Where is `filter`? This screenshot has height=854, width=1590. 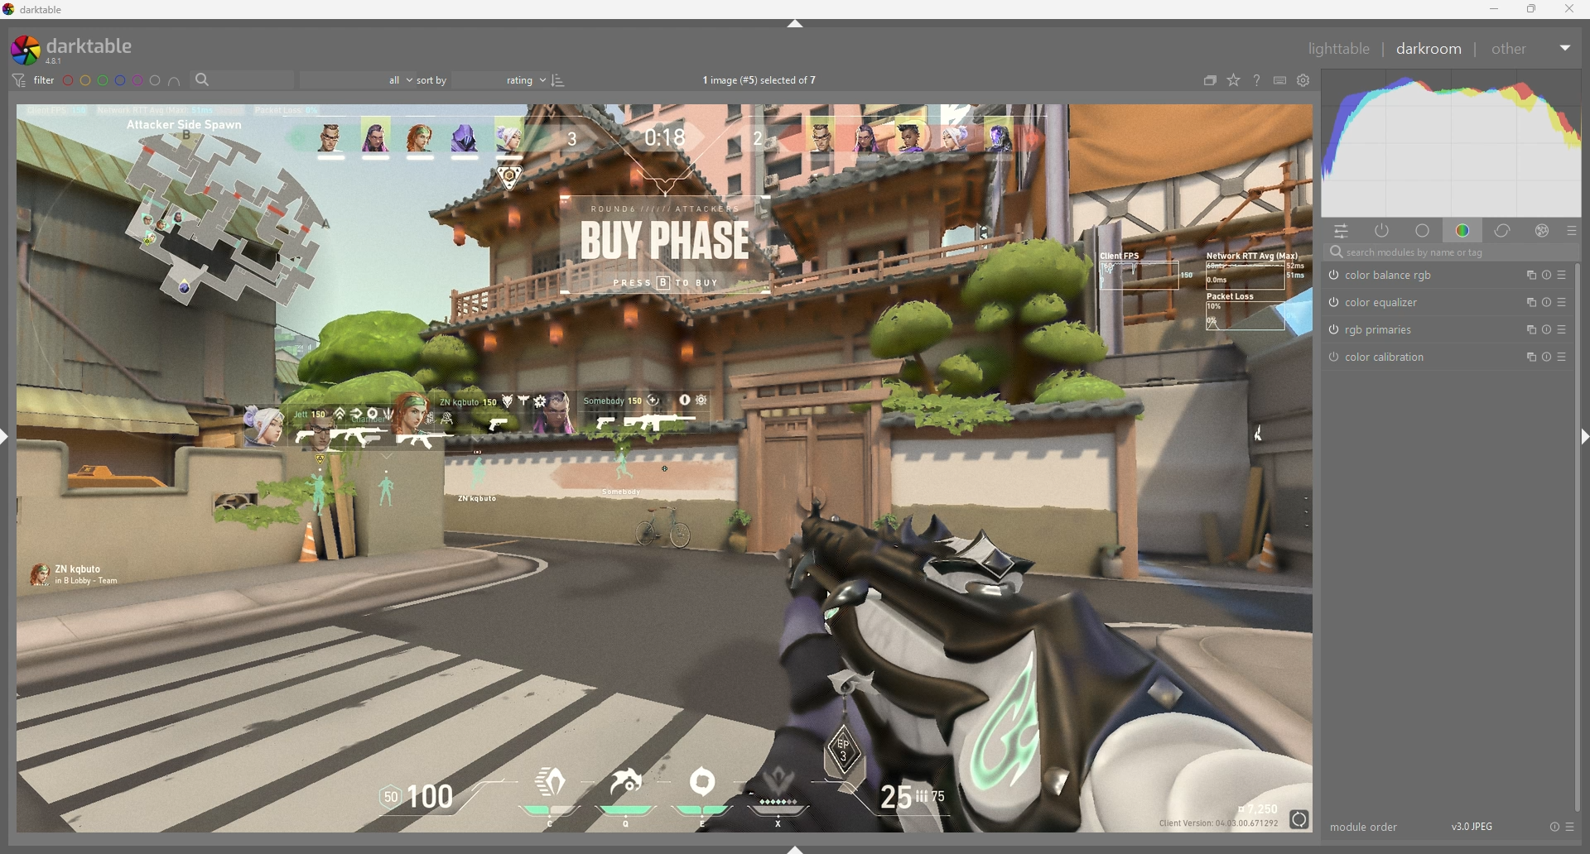 filter is located at coordinates (35, 79).